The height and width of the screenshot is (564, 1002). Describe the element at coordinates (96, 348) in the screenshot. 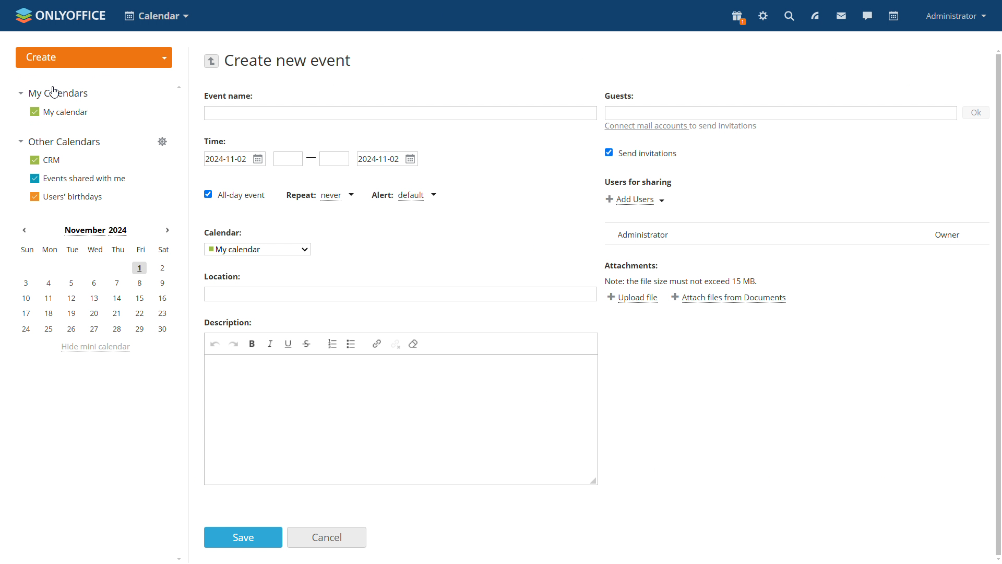

I see `hide mini calendar` at that location.